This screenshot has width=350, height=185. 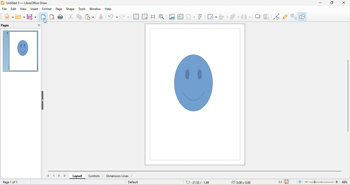 I want to click on page, so click(x=58, y=9).